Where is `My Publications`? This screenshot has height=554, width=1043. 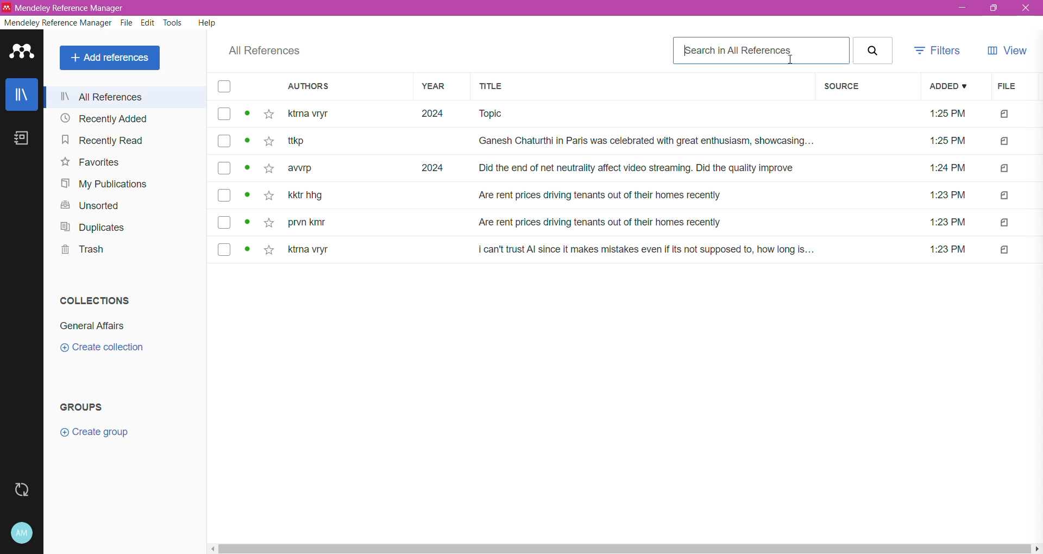
My Publications is located at coordinates (103, 184).